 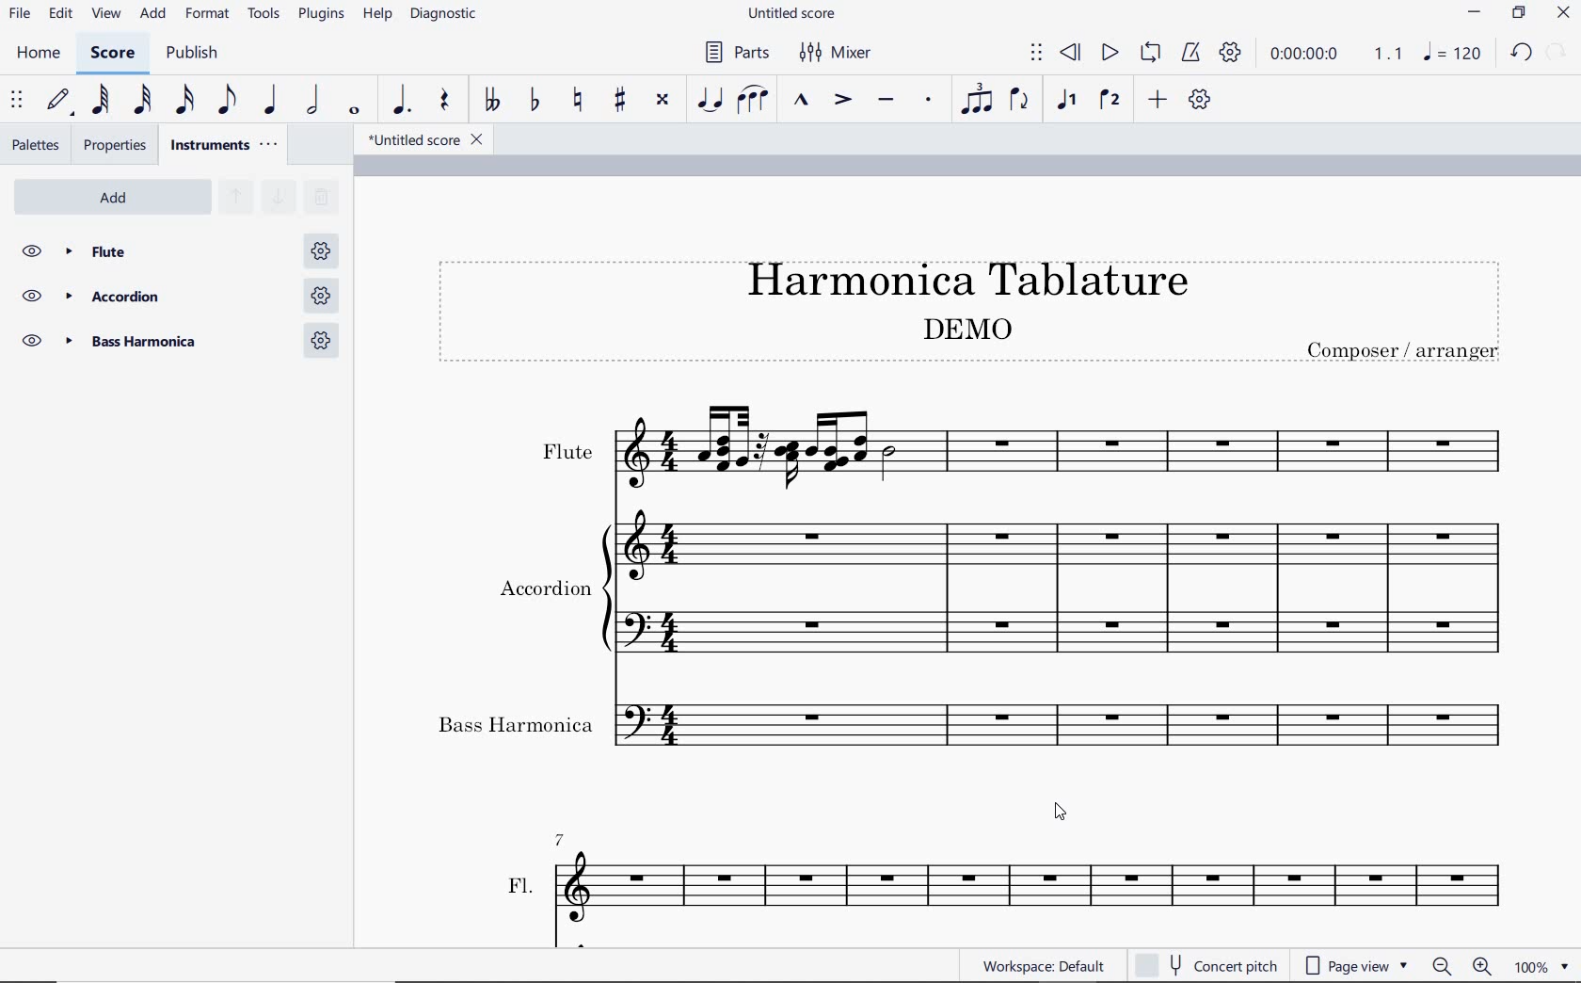 I want to click on HOME, so click(x=39, y=56).